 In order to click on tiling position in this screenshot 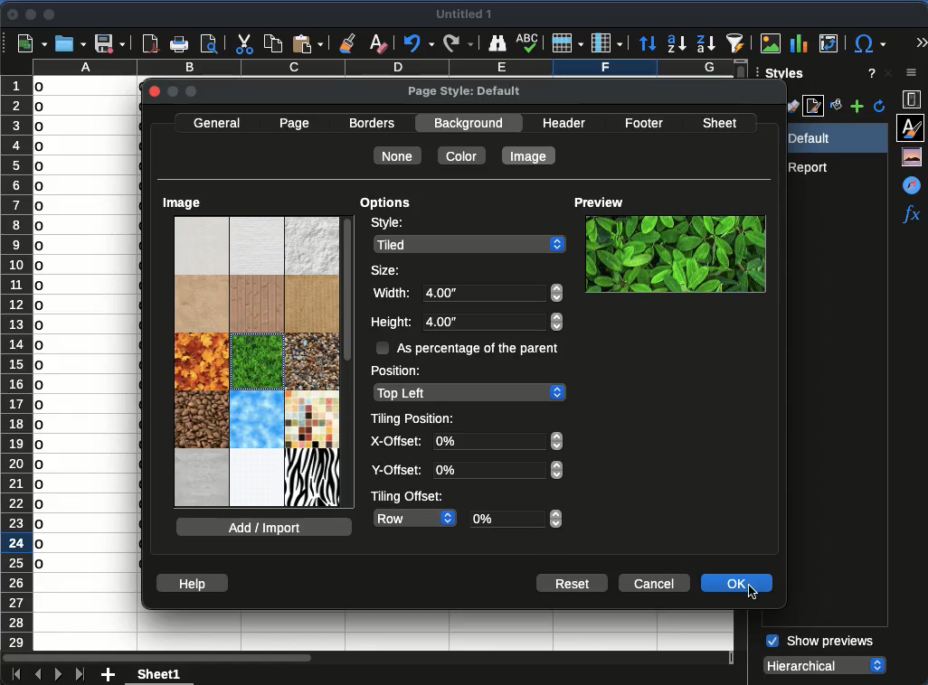, I will do `click(414, 419)`.